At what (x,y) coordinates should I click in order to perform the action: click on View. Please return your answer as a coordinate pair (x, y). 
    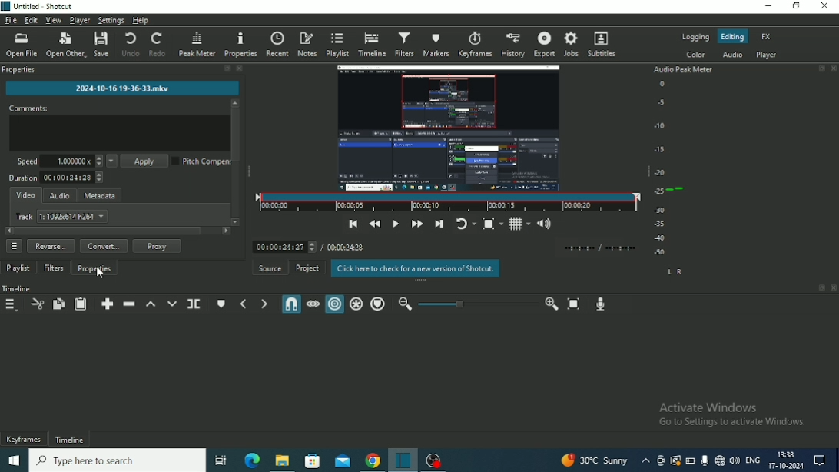
    Looking at the image, I should click on (52, 20).